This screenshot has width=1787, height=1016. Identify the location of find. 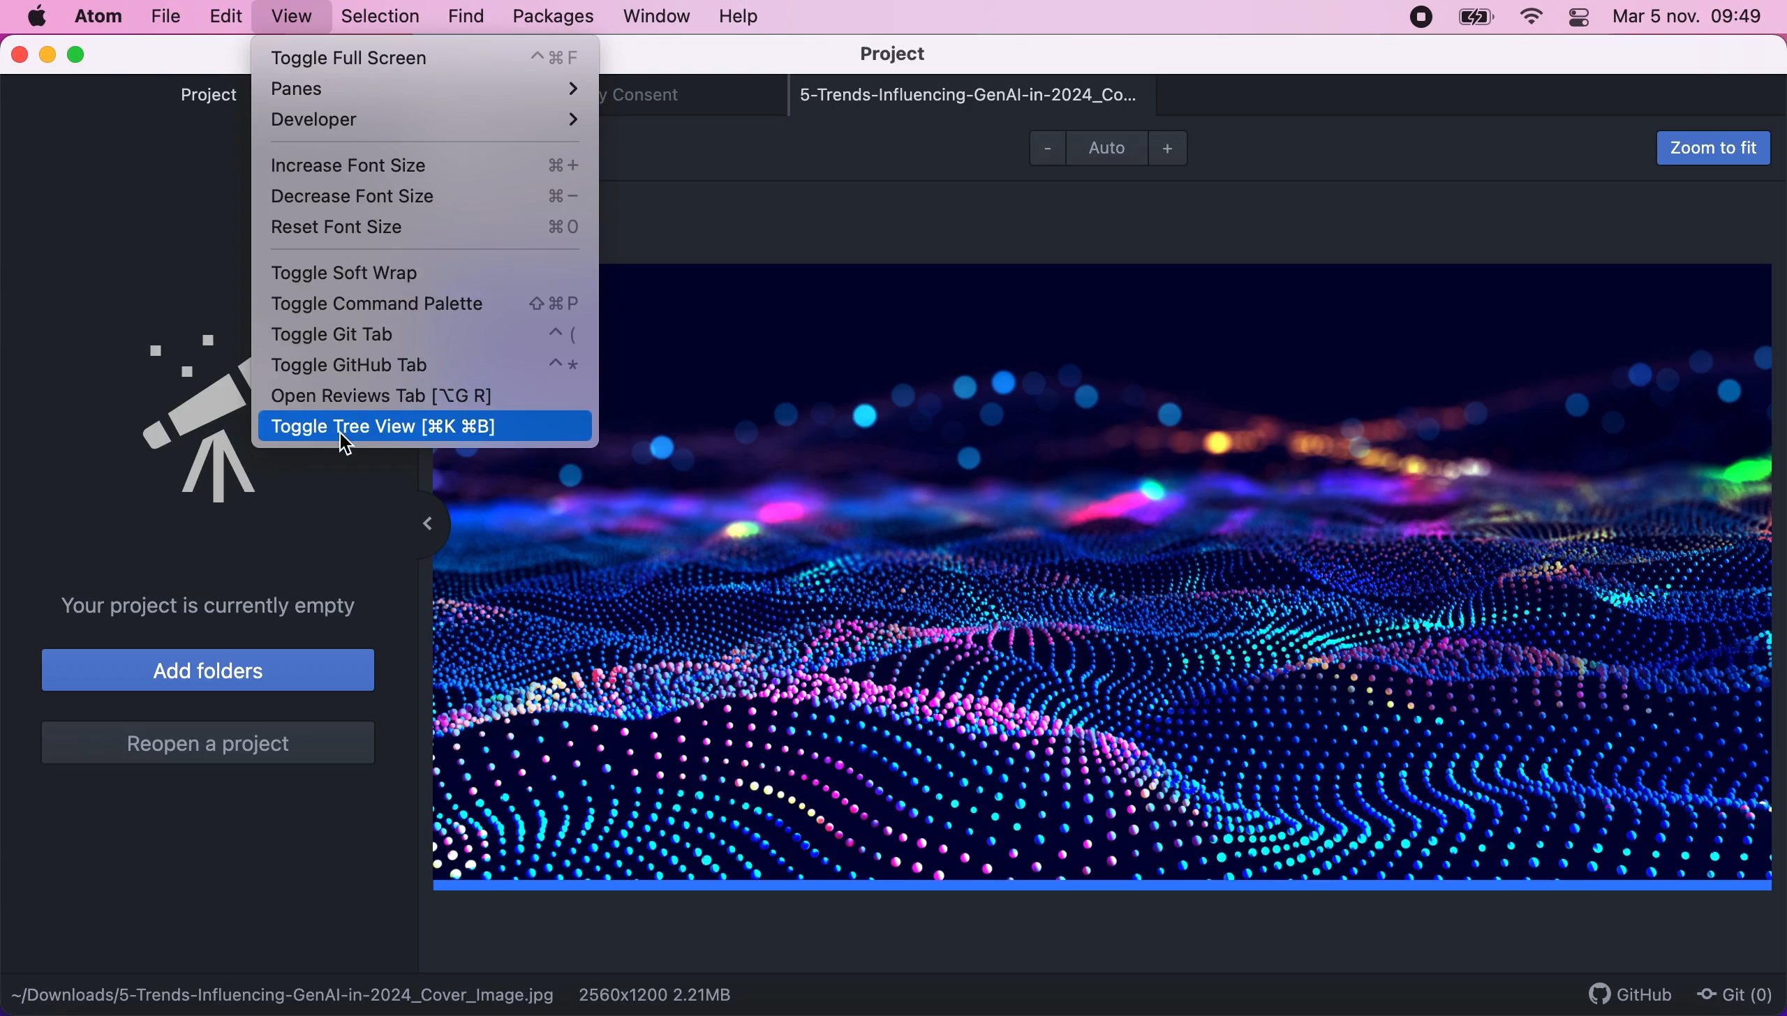
(462, 16).